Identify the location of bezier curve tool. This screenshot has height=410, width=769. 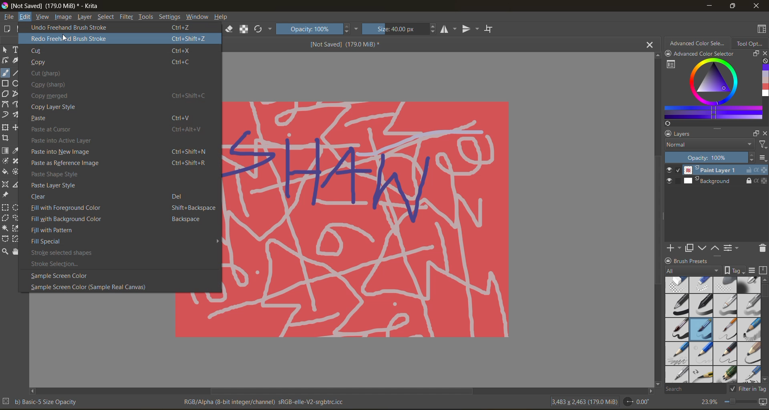
(6, 105).